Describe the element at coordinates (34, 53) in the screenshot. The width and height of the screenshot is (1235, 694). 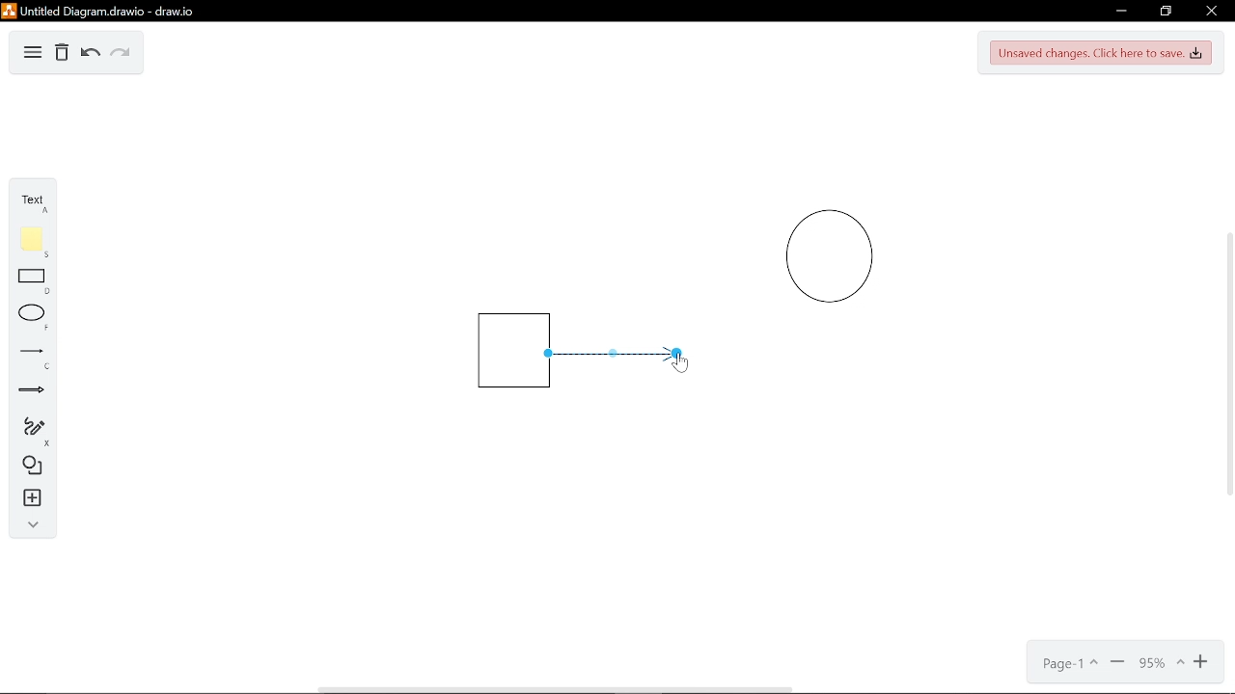
I see `Diagram` at that location.